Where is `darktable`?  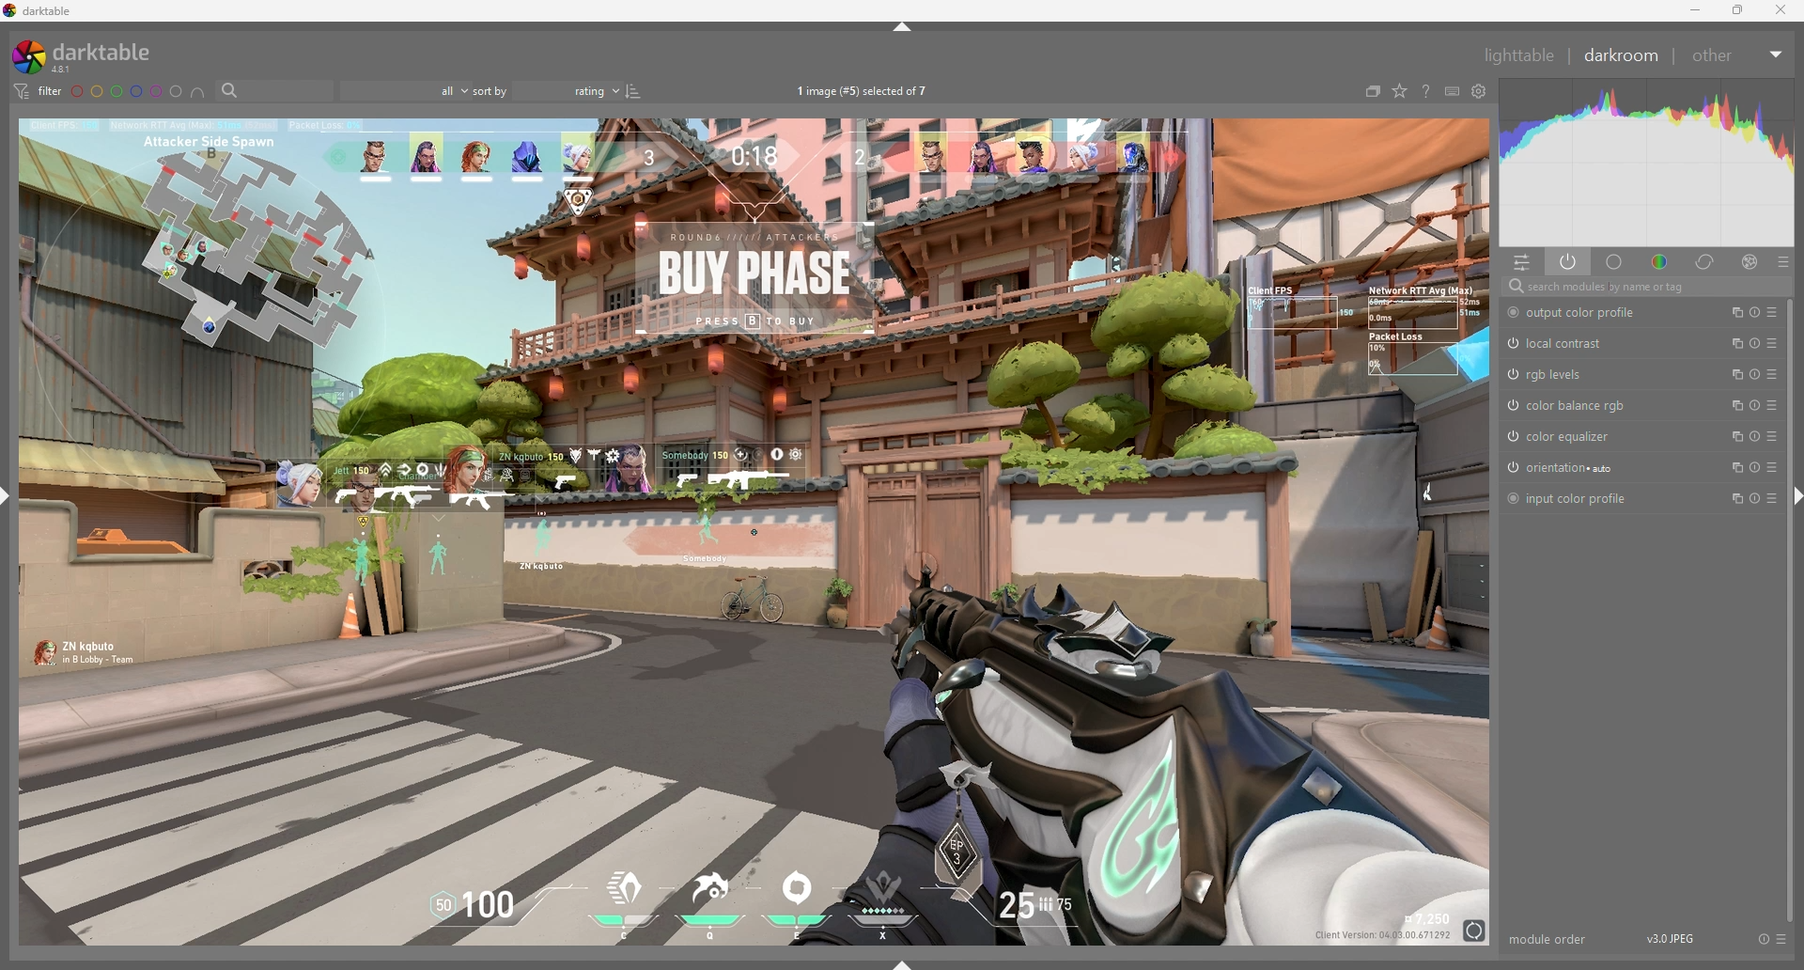 darktable is located at coordinates (41, 11).